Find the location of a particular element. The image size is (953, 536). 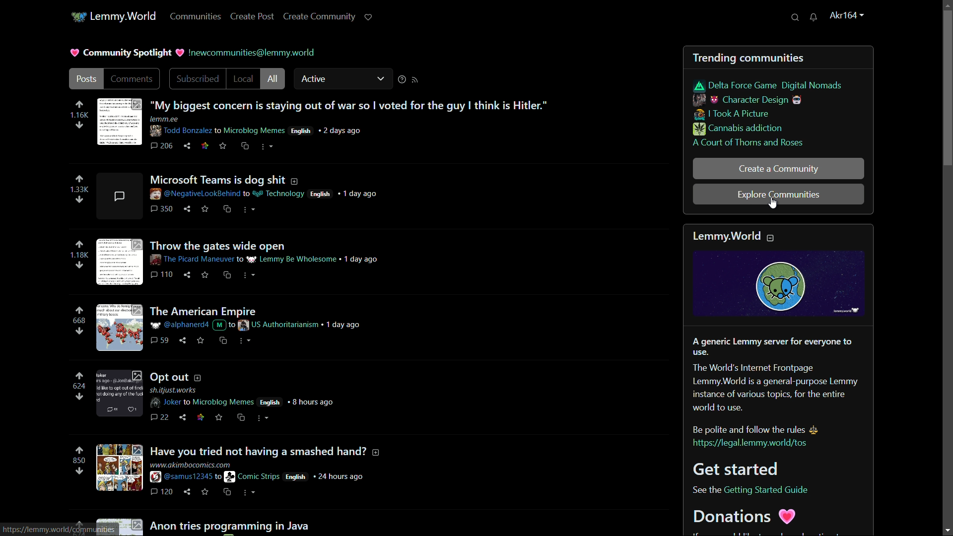

image is located at coordinates (119, 467).